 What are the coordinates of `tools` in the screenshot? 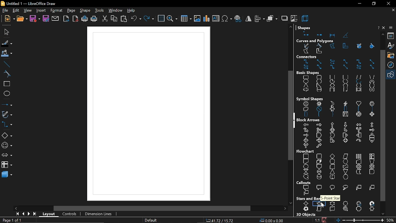 It's located at (99, 11).